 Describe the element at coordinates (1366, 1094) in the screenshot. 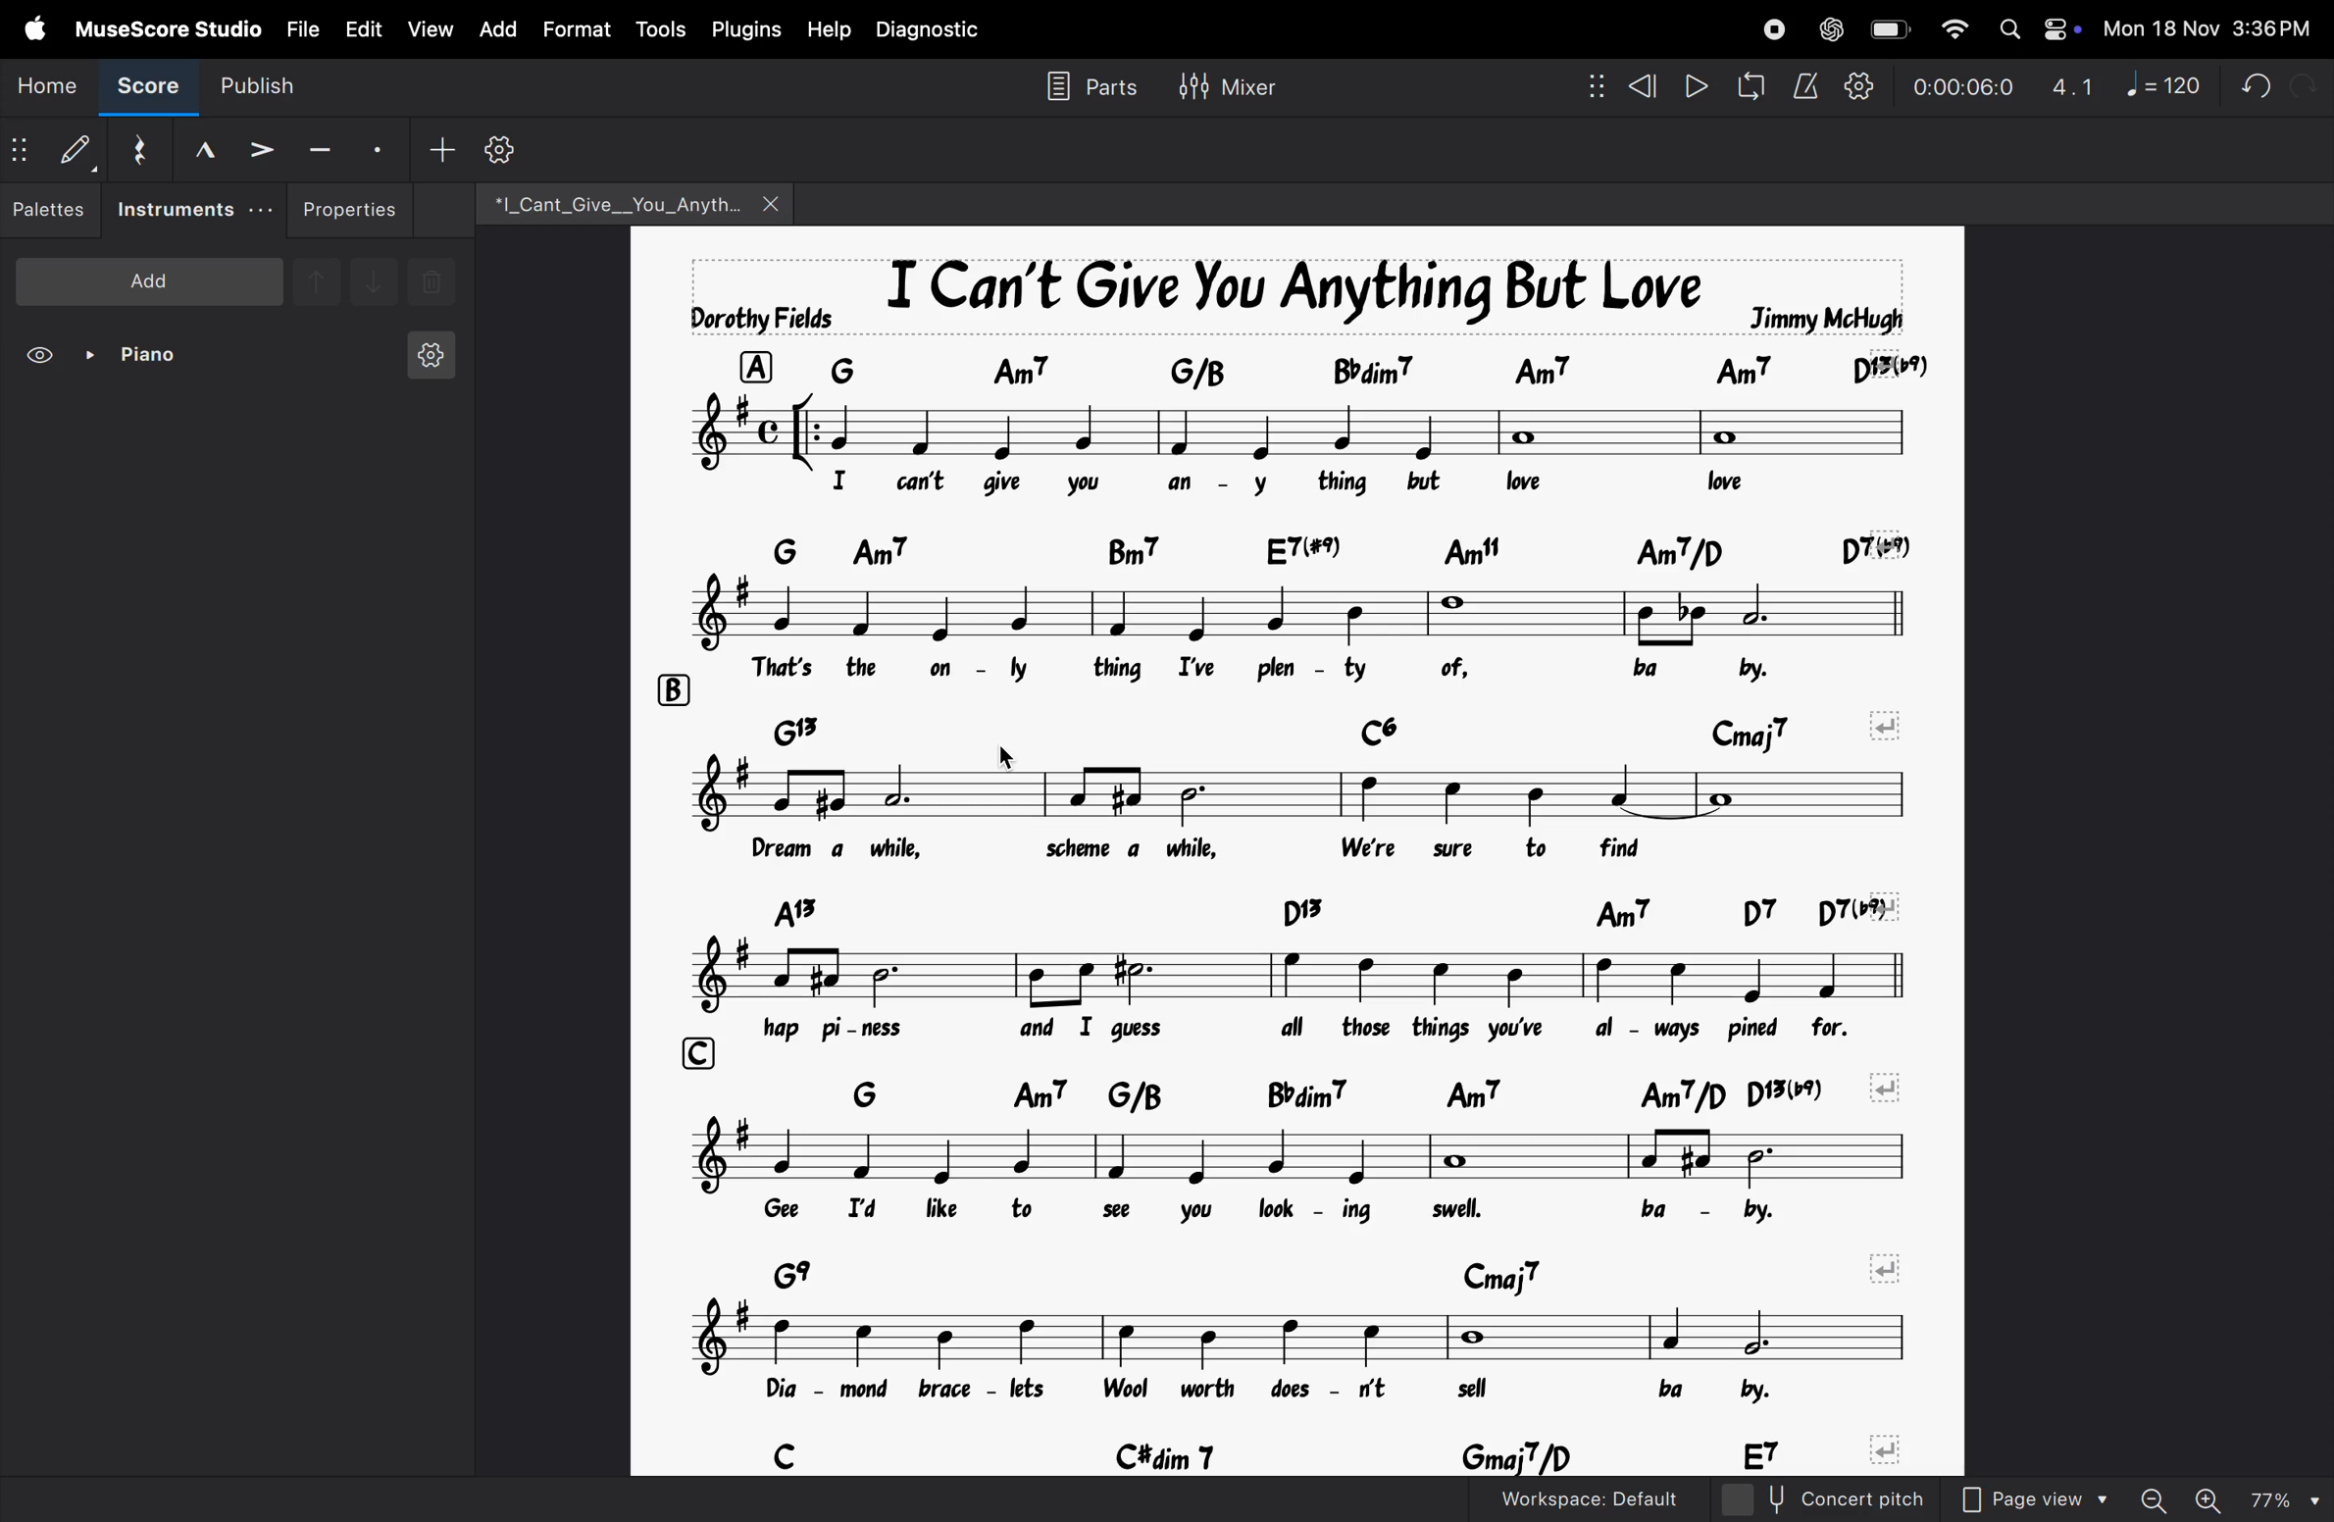

I see `chord symbols` at that location.